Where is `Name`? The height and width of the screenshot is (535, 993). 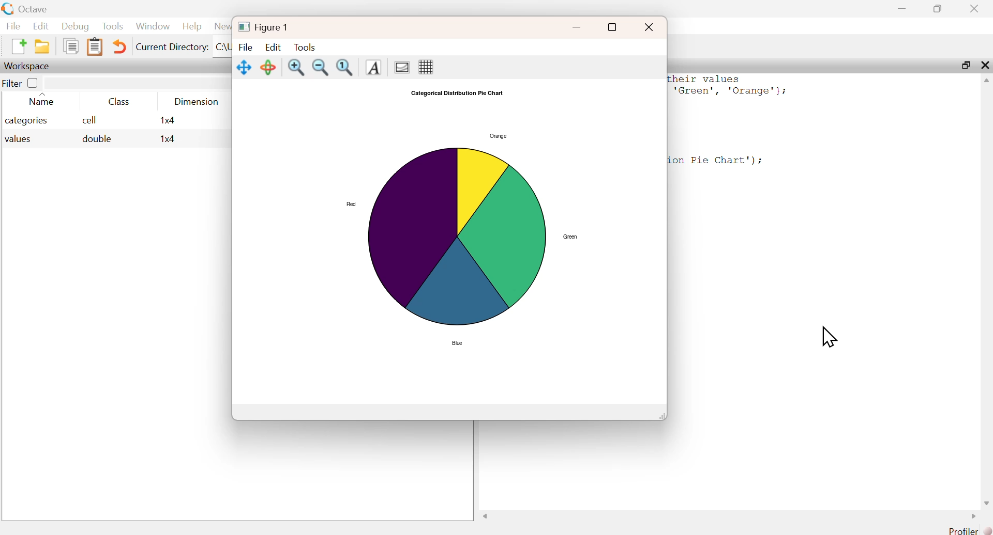 Name is located at coordinates (41, 99).